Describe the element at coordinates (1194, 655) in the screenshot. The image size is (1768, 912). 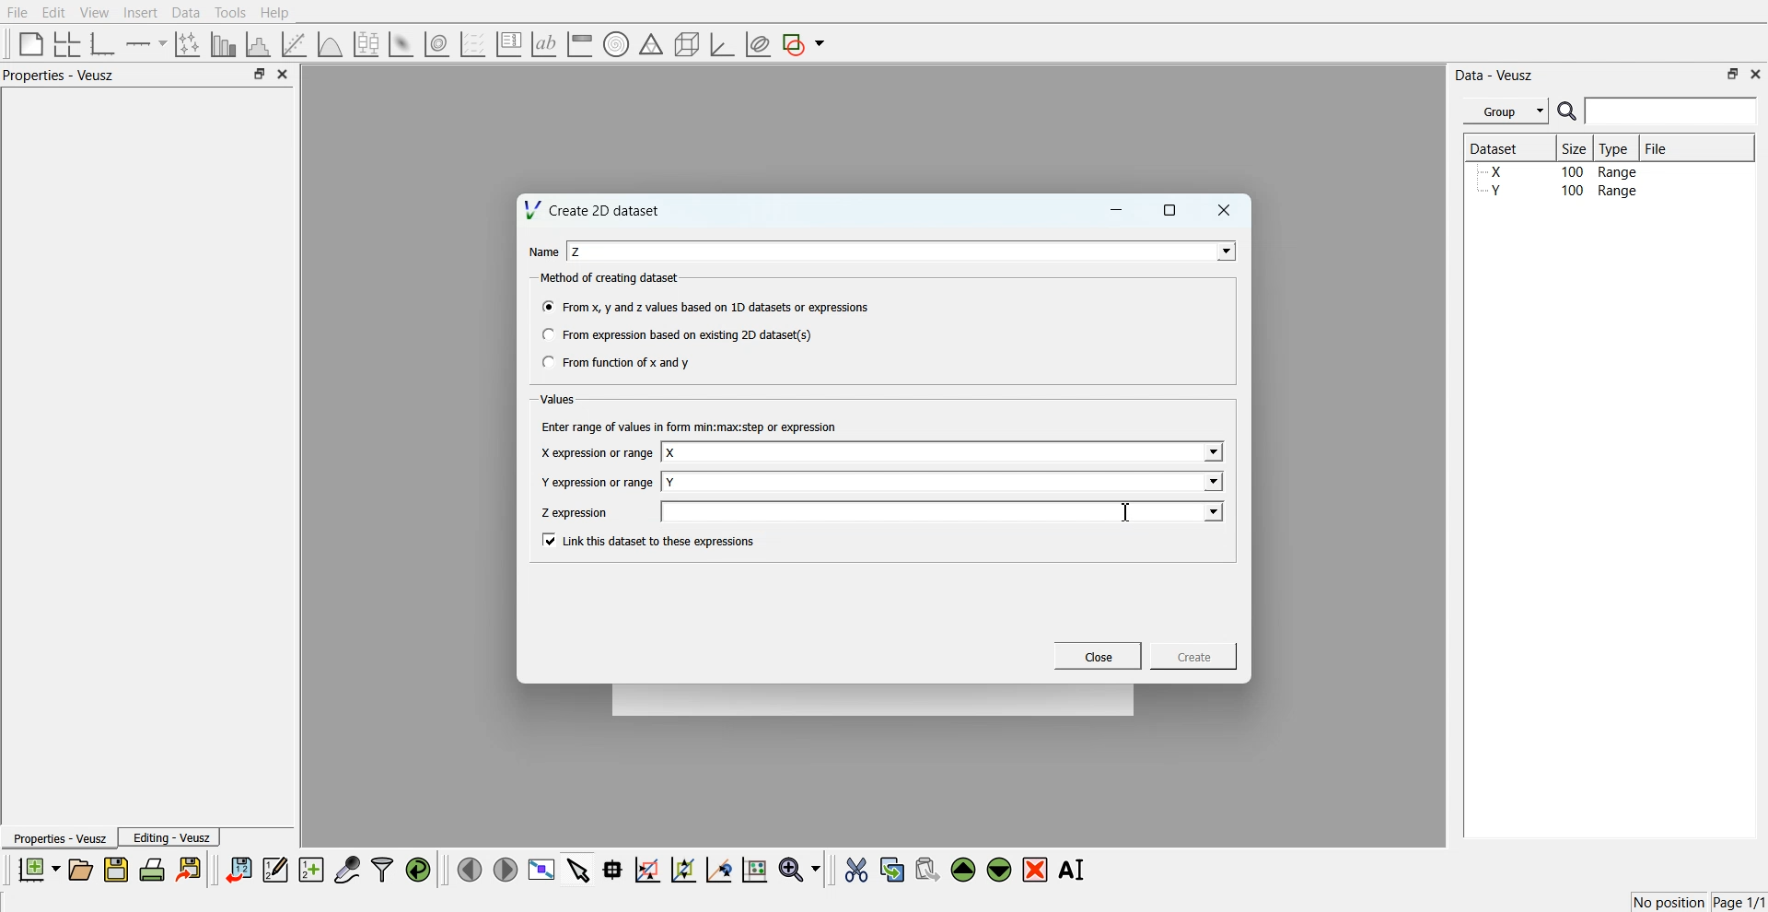
I see `Create` at that location.